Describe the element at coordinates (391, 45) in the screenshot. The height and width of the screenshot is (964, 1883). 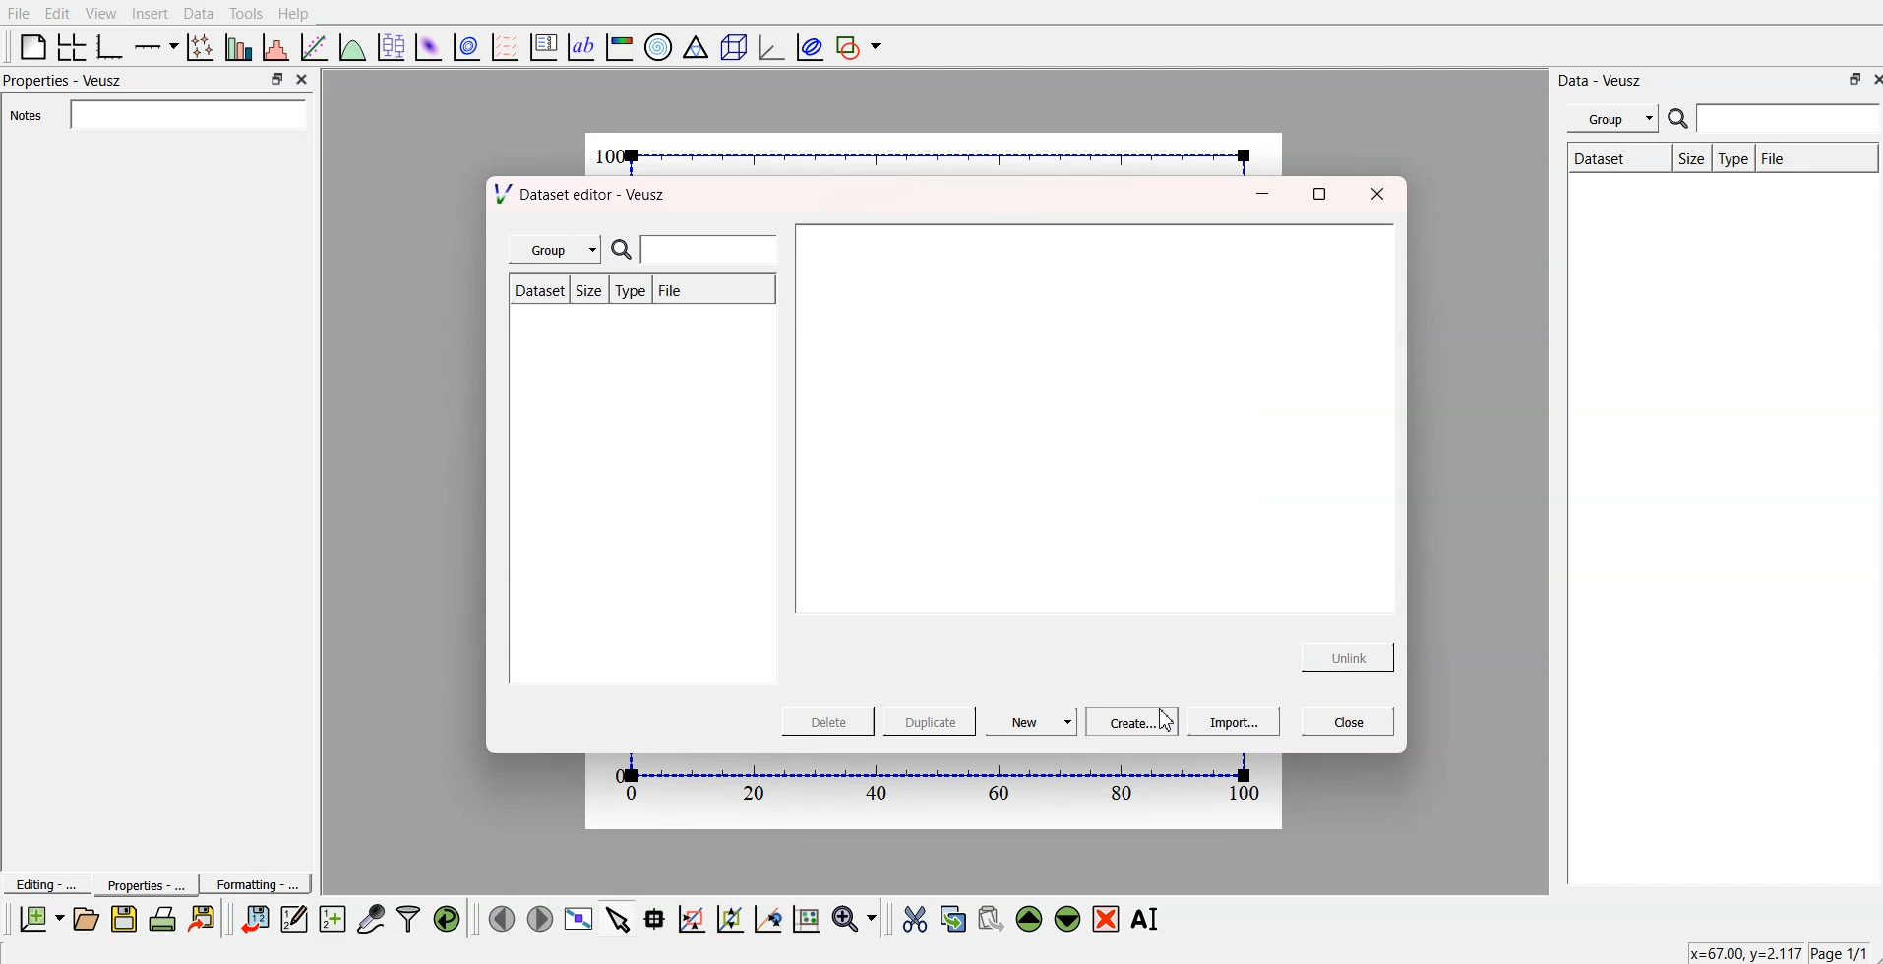
I see `plot box plots` at that location.